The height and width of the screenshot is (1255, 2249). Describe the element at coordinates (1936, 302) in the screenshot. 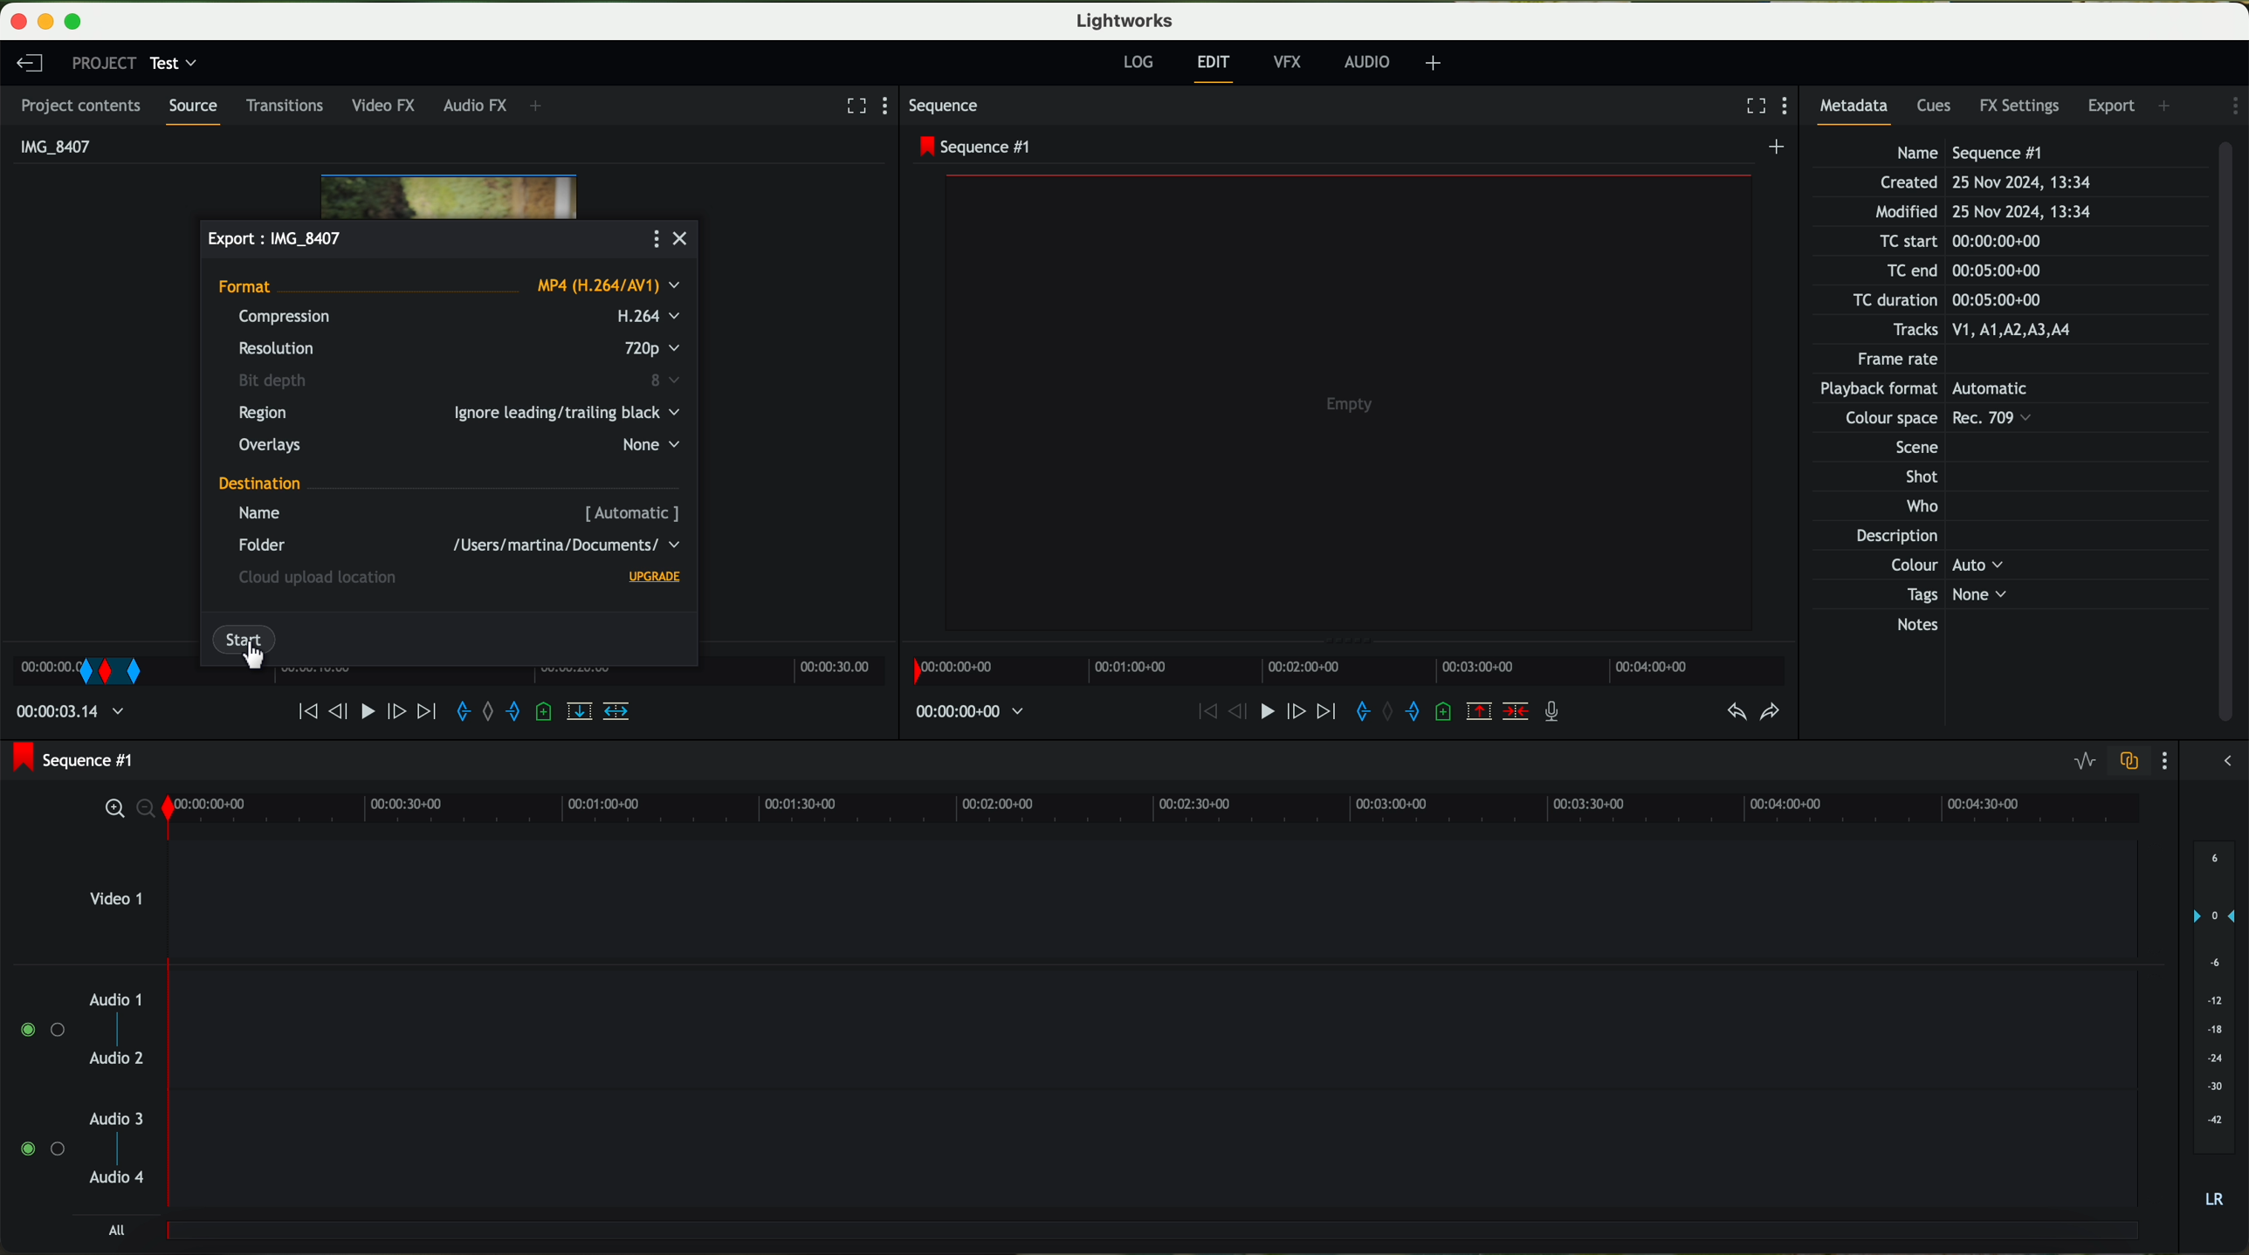

I see `TC duration` at that location.